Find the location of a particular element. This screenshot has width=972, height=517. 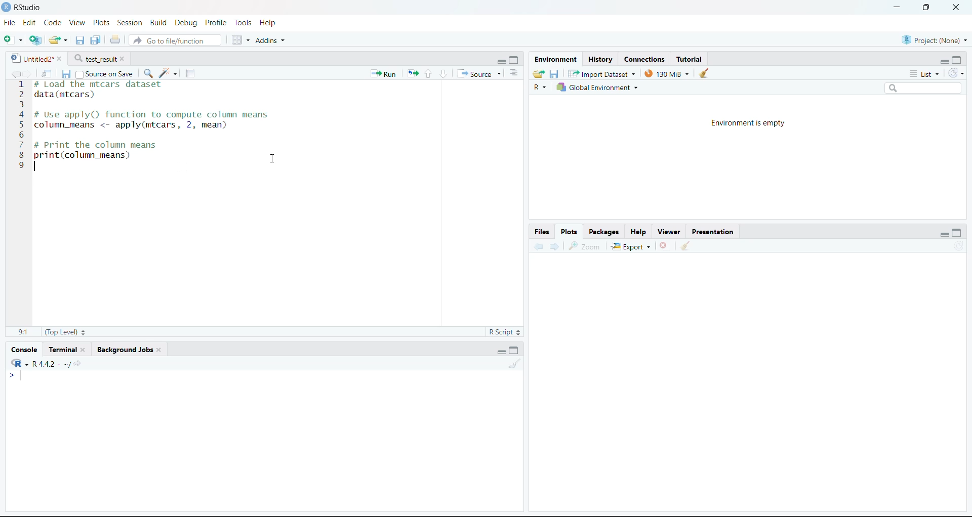

Minimize is located at coordinates (894, 8).